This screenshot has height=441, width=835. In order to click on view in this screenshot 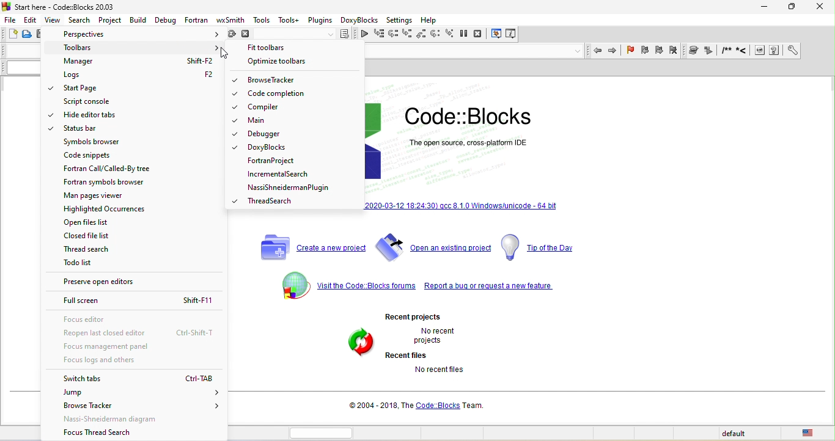, I will do `click(53, 21)`.